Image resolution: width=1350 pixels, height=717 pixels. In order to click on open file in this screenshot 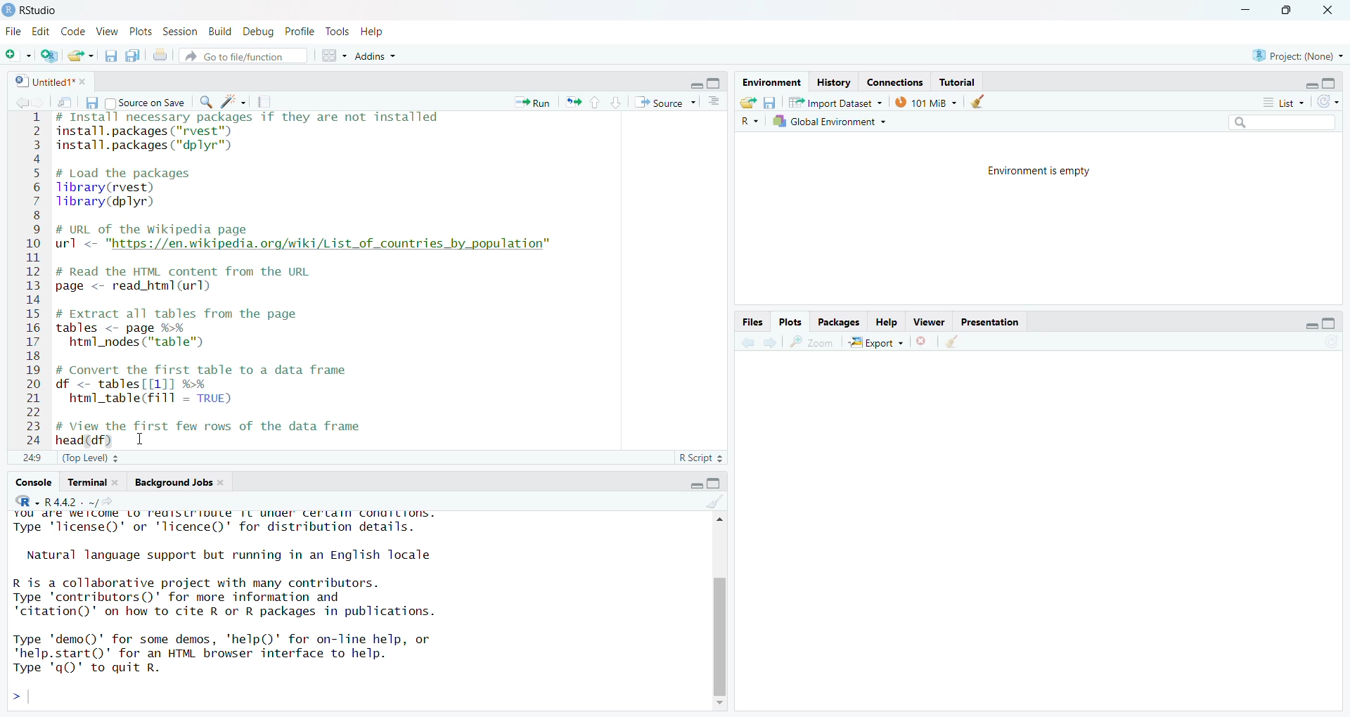, I will do `click(83, 56)`.